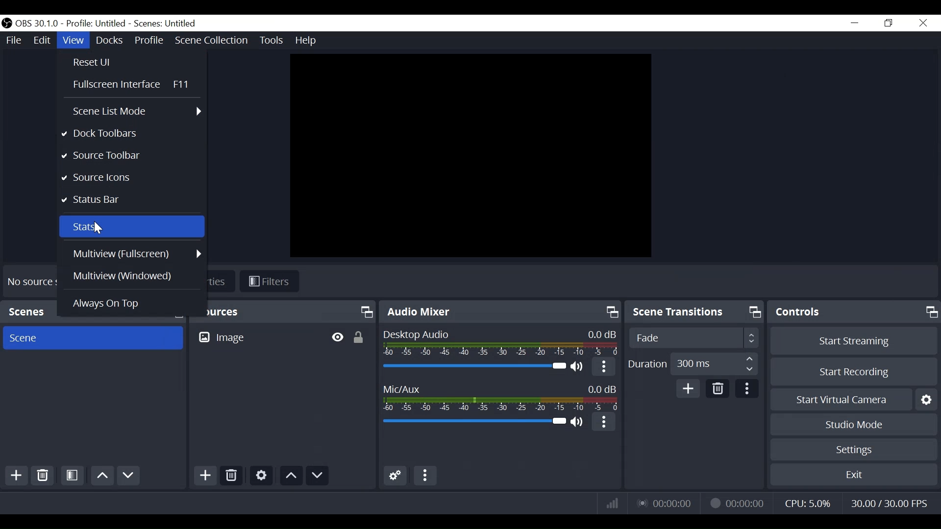 The image size is (941, 529). What do you see at coordinates (99, 61) in the screenshot?
I see `Reset UI` at bounding box center [99, 61].